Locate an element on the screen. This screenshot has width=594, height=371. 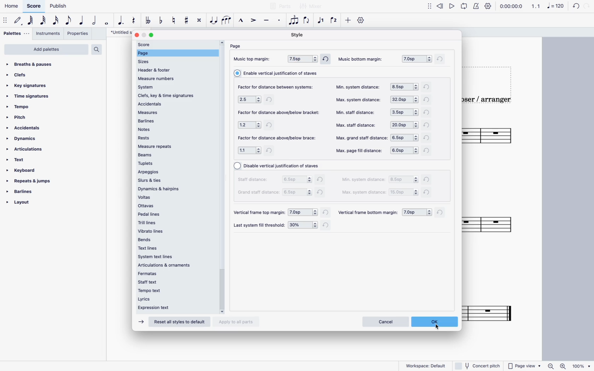
top margin 7.5 is located at coordinates (302, 59).